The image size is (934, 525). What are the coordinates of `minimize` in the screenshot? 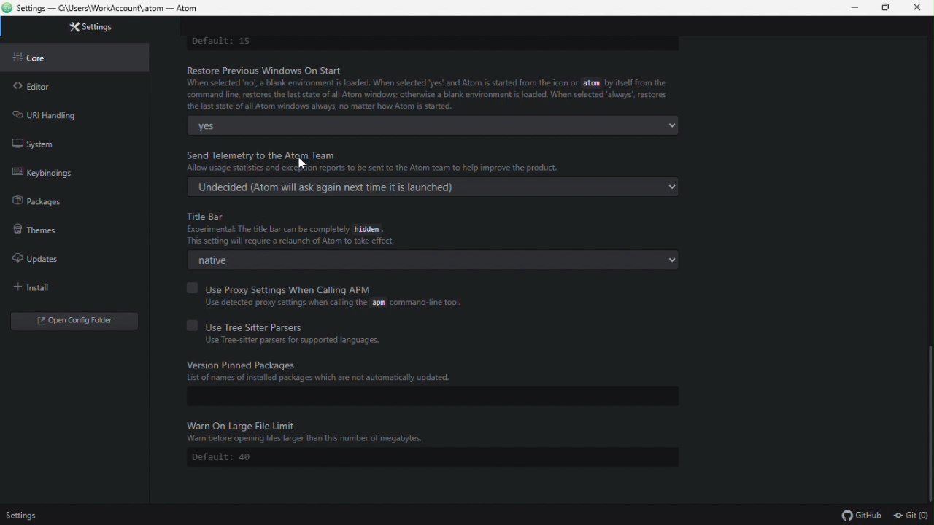 It's located at (857, 8).